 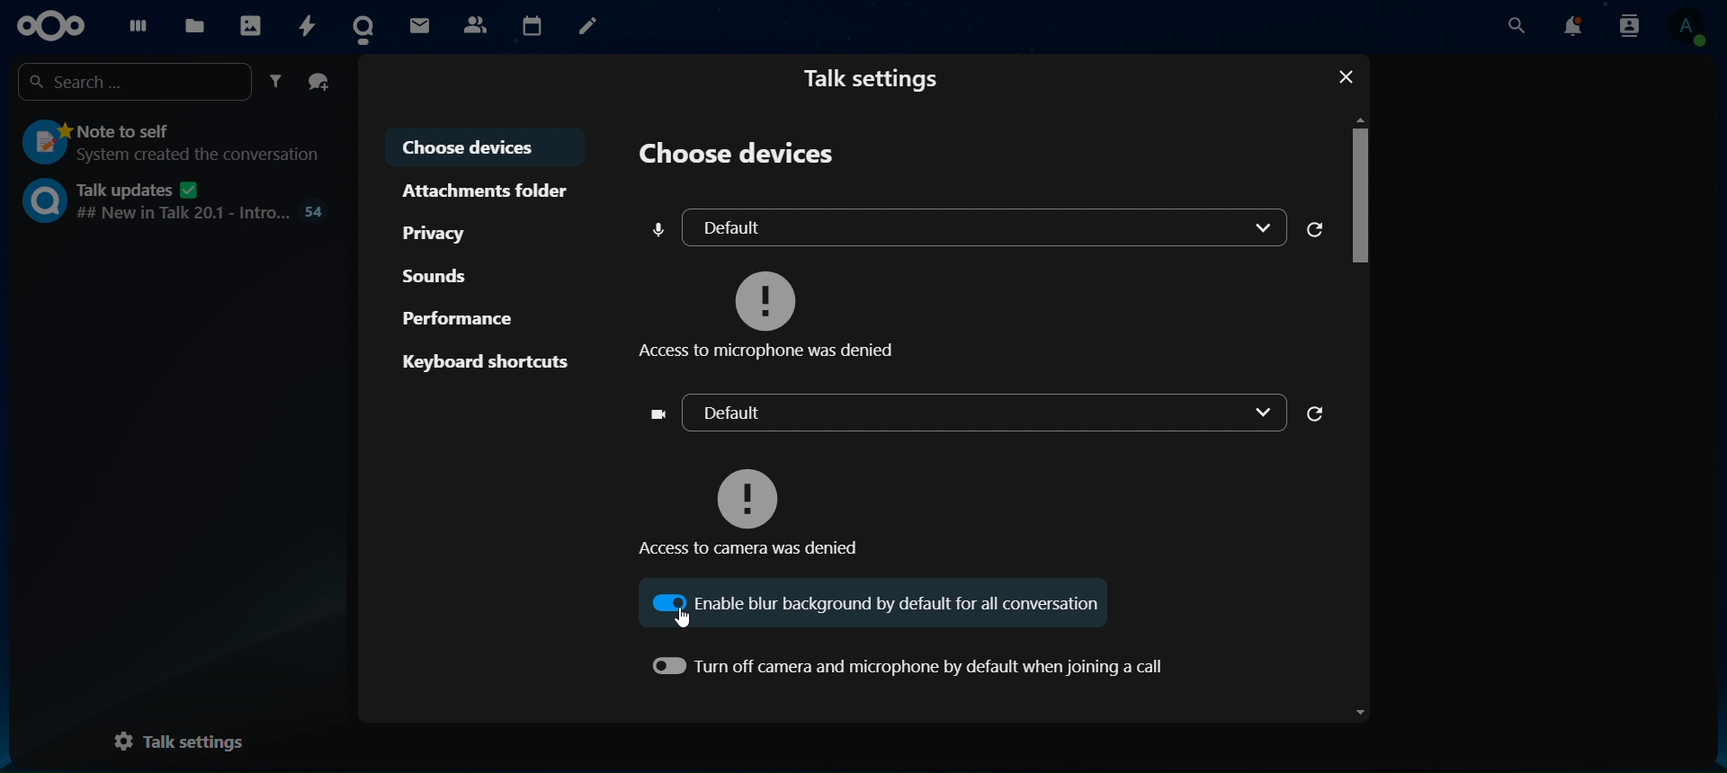 What do you see at coordinates (473, 24) in the screenshot?
I see `contacts` at bounding box center [473, 24].